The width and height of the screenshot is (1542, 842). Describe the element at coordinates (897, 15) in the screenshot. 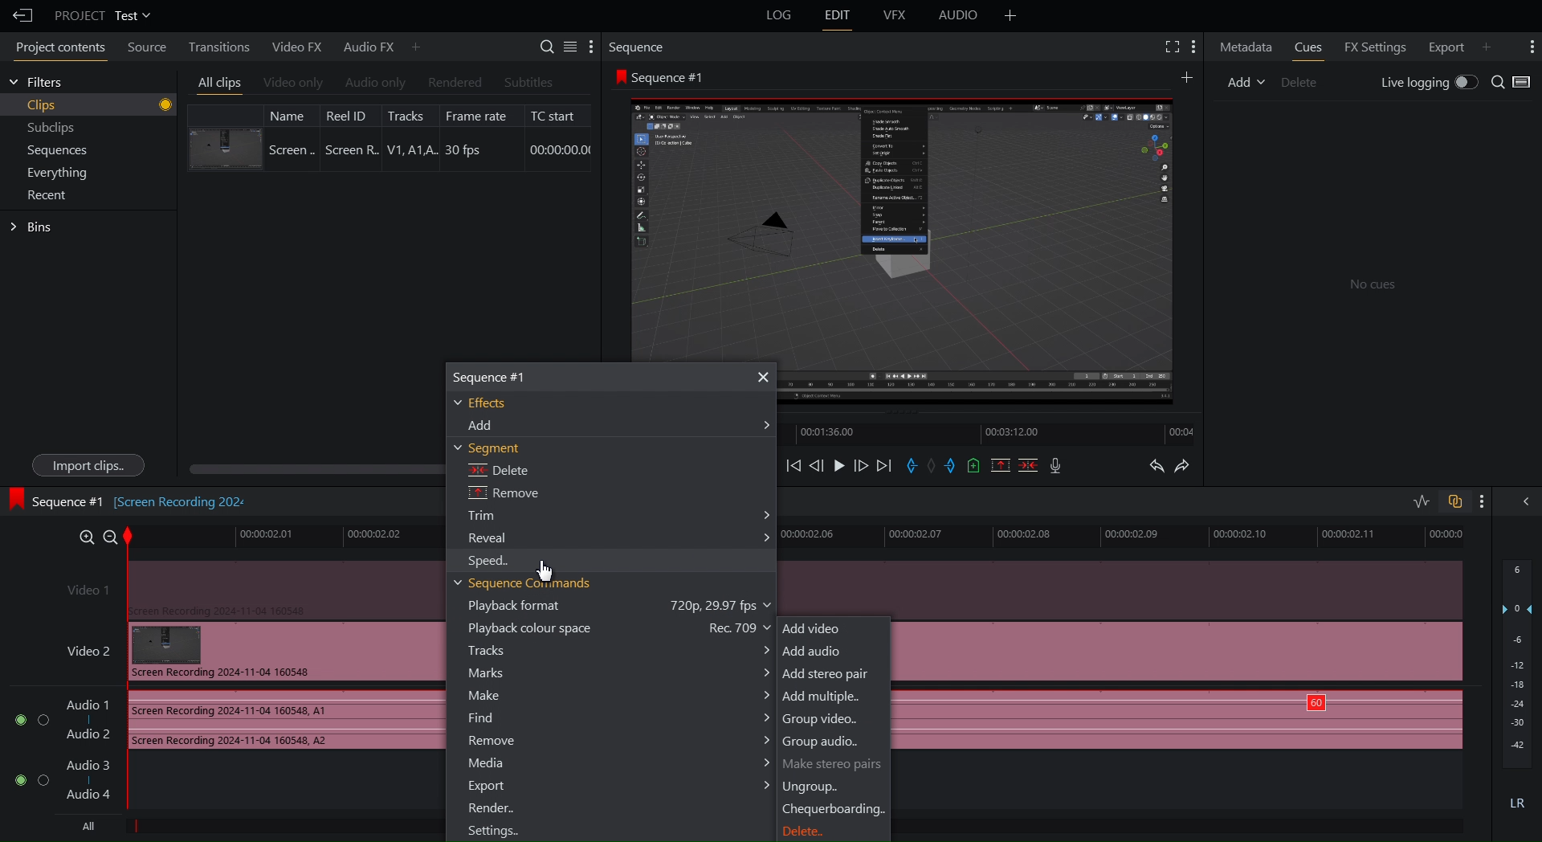

I see `VFX` at that location.